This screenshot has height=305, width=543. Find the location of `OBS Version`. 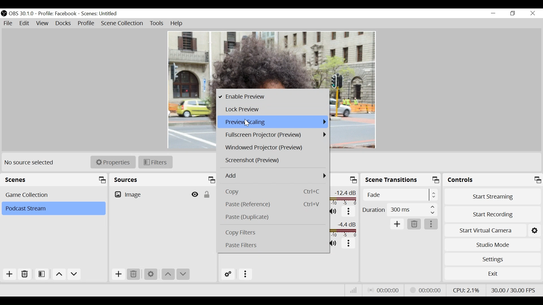

OBS Version is located at coordinates (22, 14).